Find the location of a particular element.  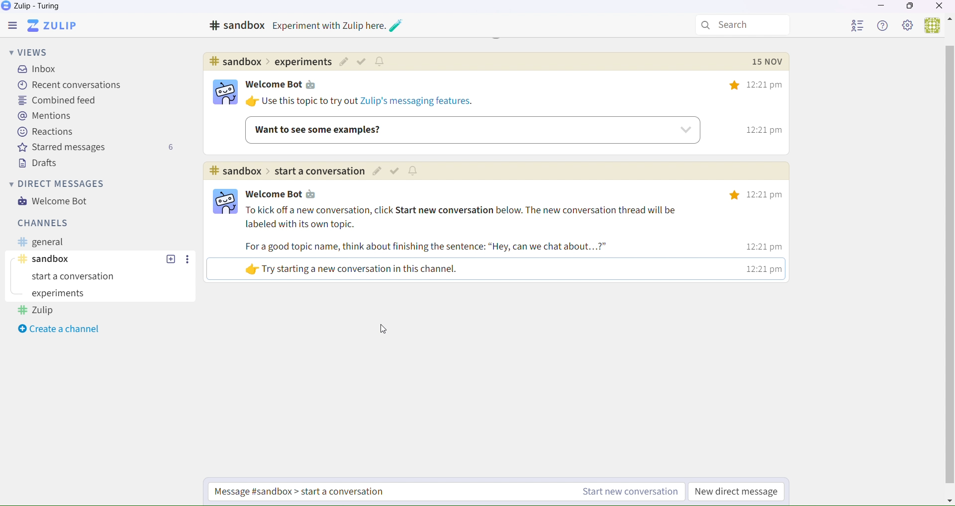

For a good topic name, think about finishing the sentence: “Hey, can we chat about...?” is located at coordinates (448, 249).